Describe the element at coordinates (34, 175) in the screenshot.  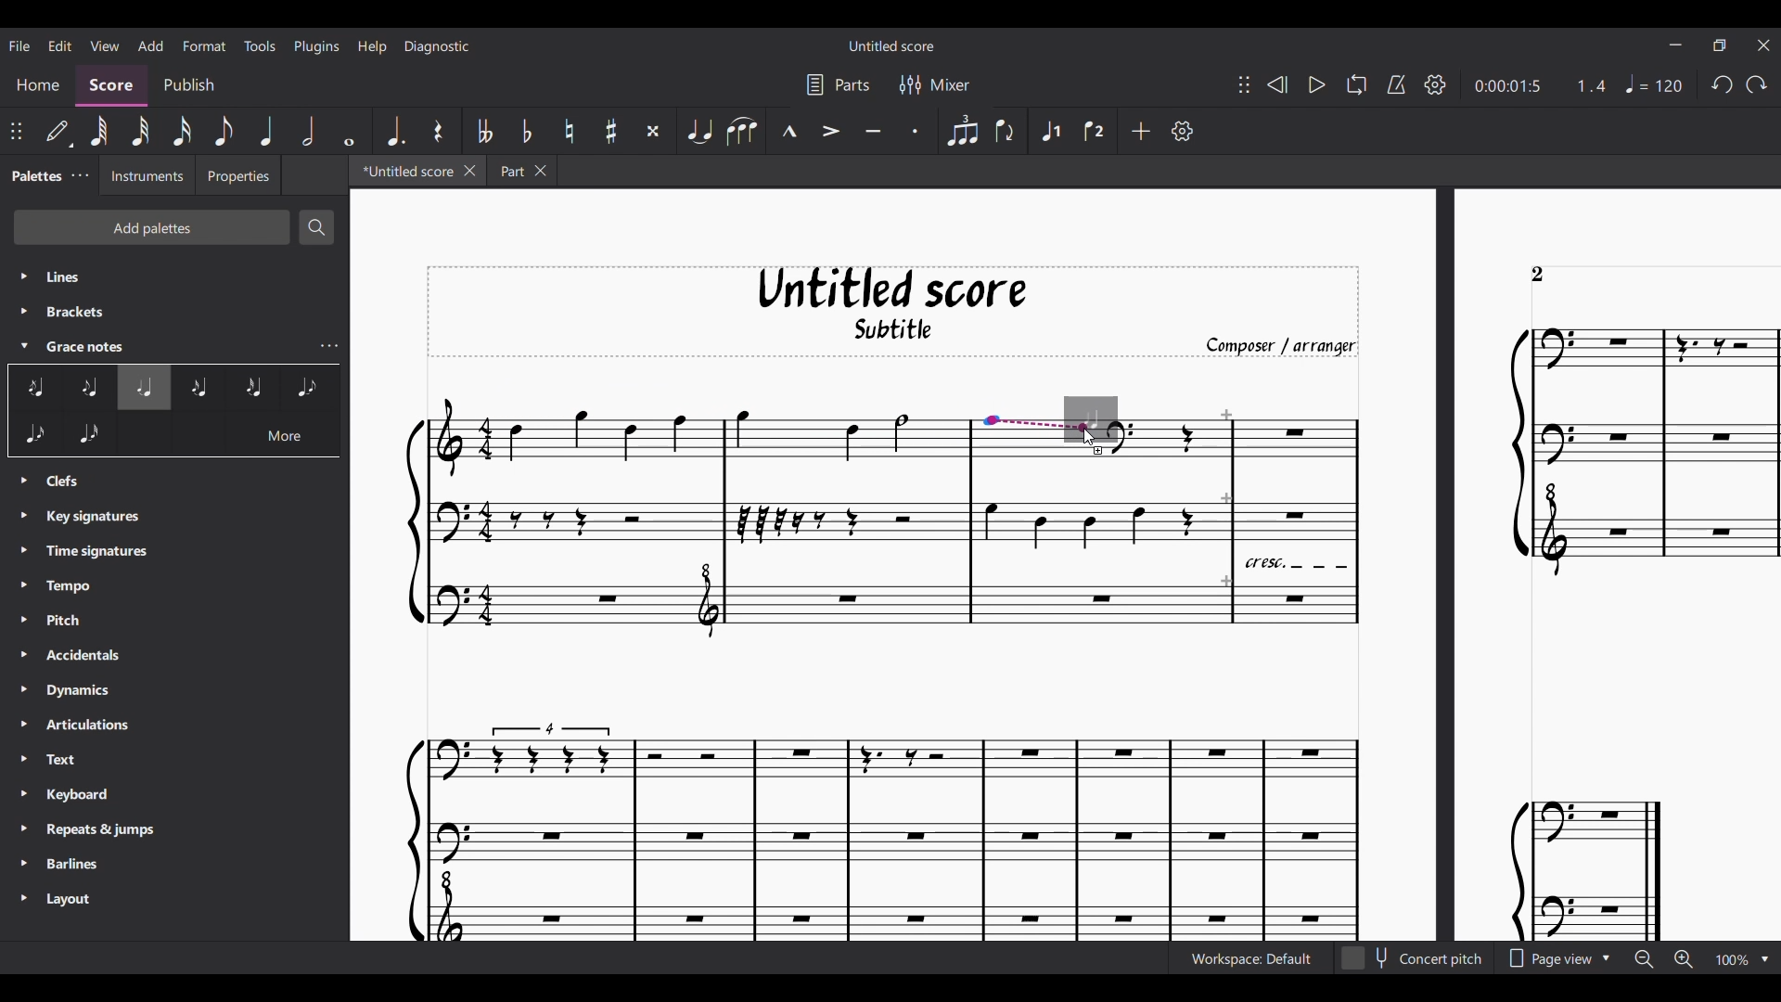
I see `Palette, current tab` at that location.